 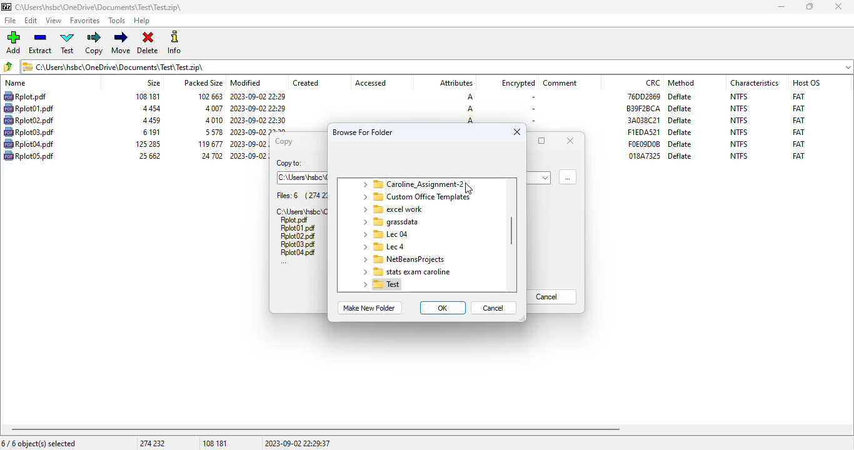 What do you see at coordinates (738, 156) in the screenshot?
I see `NTFS` at bounding box center [738, 156].